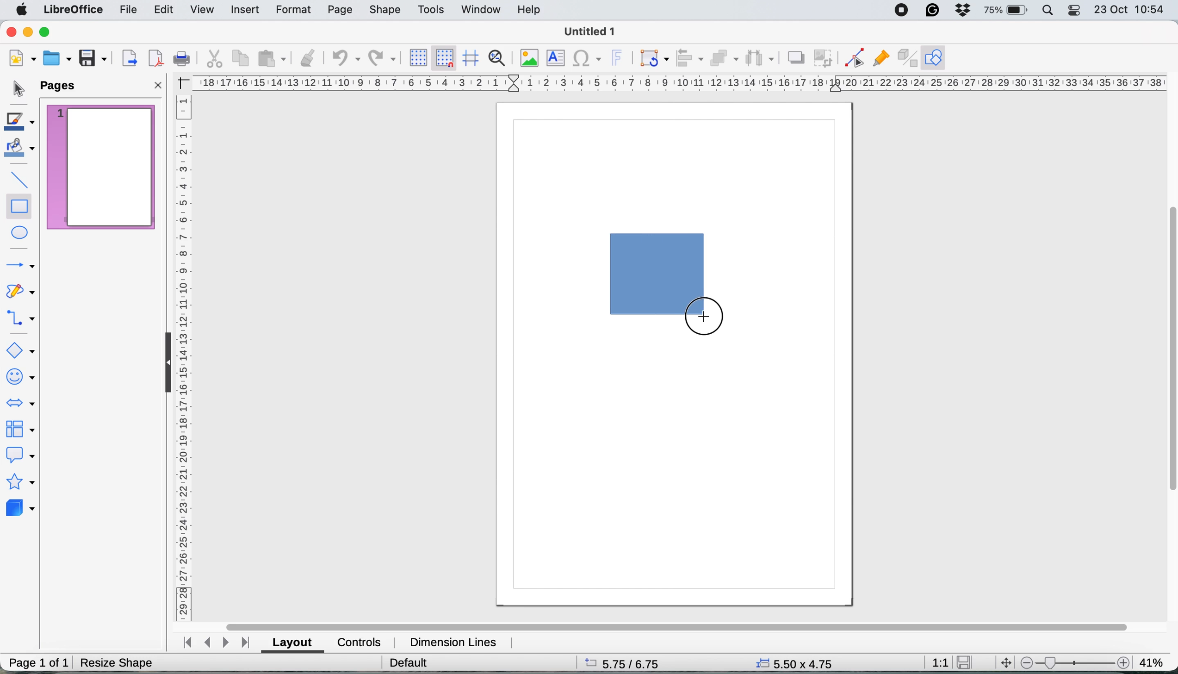  What do you see at coordinates (1048, 11) in the screenshot?
I see `spotlight search` at bounding box center [1048, 11].